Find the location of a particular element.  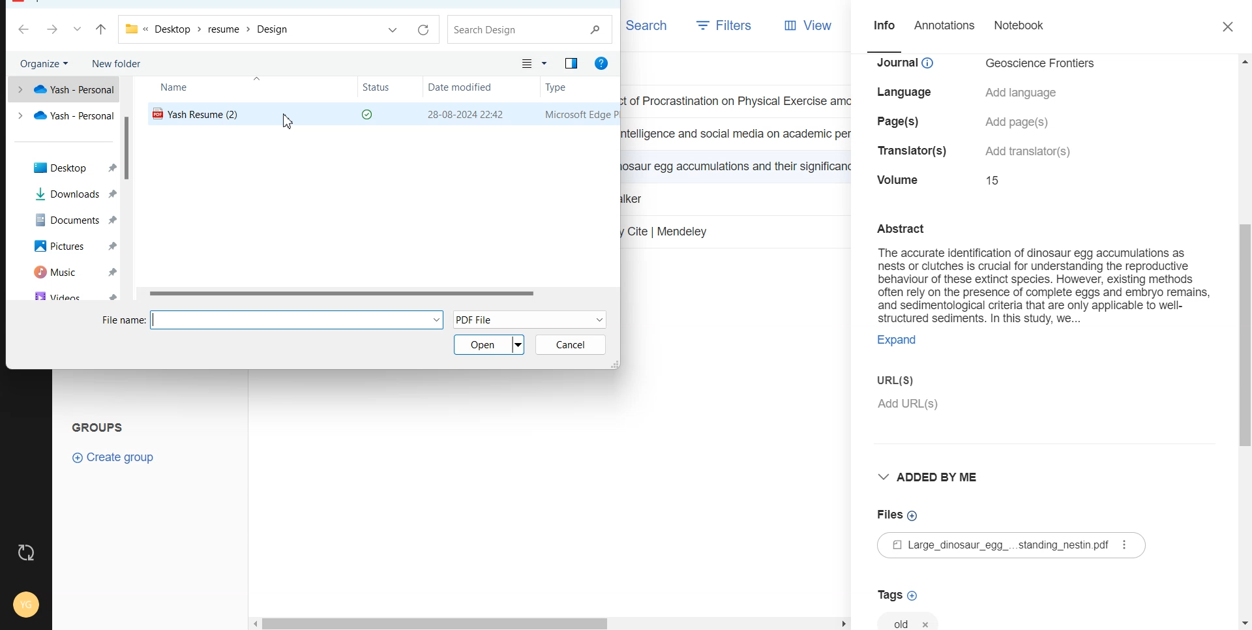

File is located at coordinates (380, 292).